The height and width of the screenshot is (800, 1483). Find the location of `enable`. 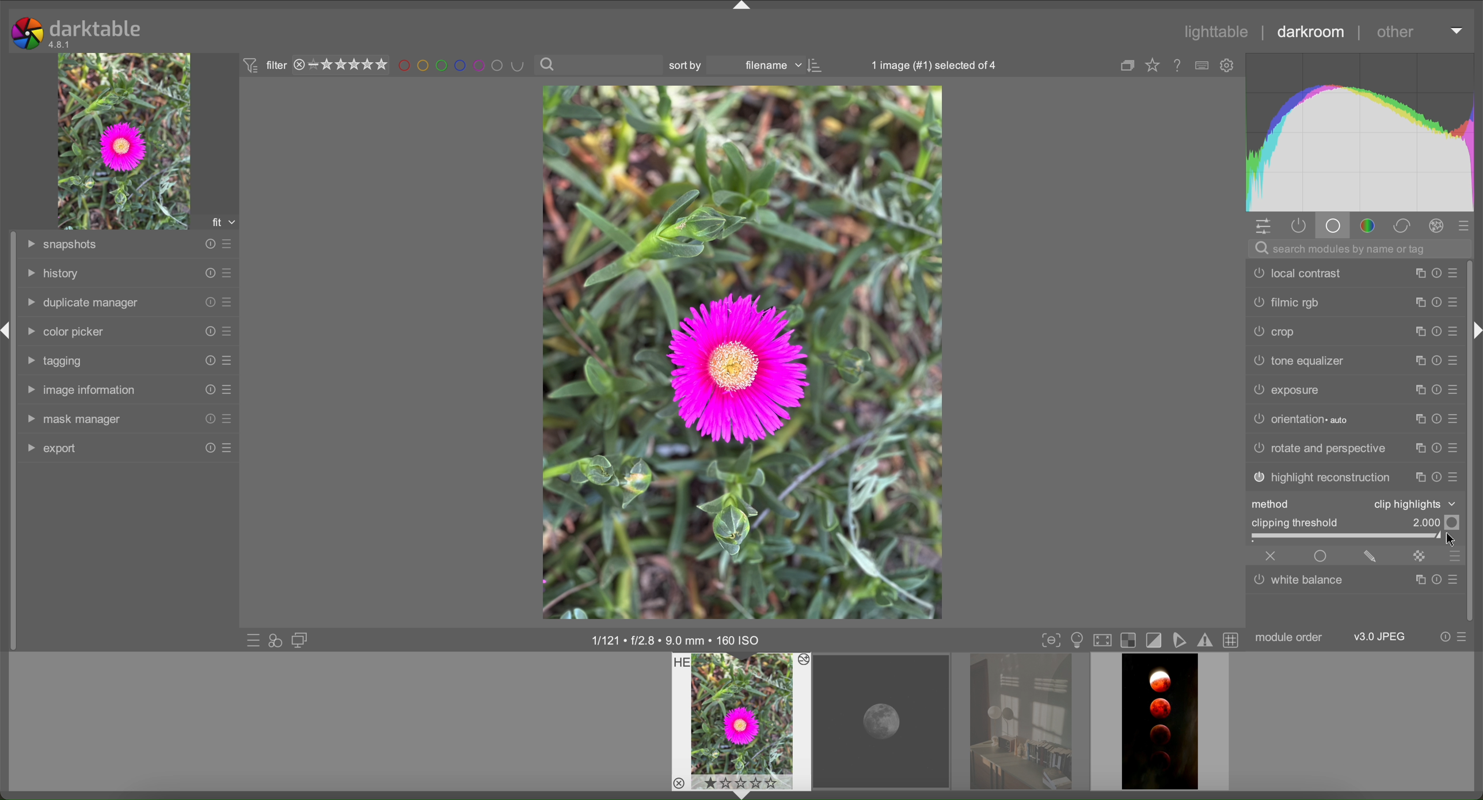

enable is located at coordinates (1322, 555).